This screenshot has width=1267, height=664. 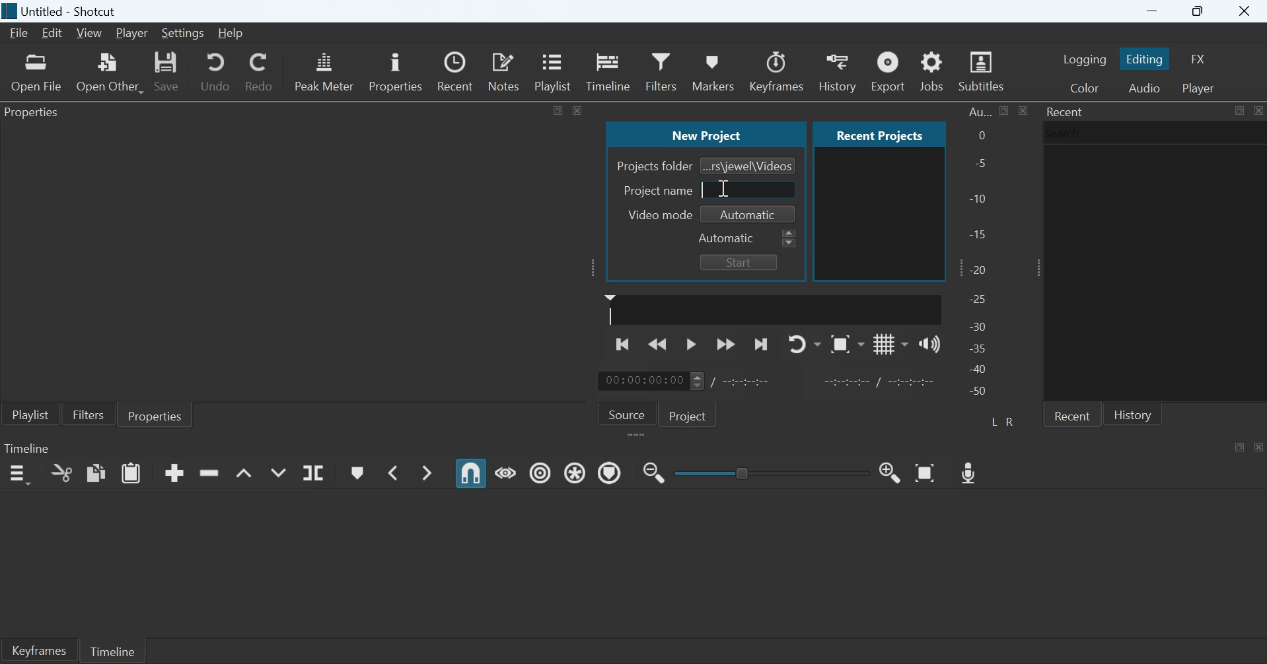 What do you see at coordinates (654, 471) in the screenshot?
I see `zoom timeline out` at bounding box center [654, 471].